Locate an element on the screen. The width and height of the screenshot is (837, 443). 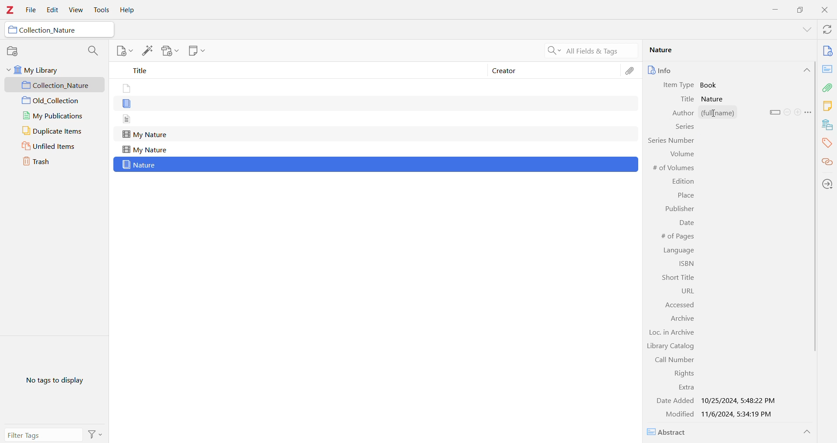
Title is located at coordinates (296, 70).